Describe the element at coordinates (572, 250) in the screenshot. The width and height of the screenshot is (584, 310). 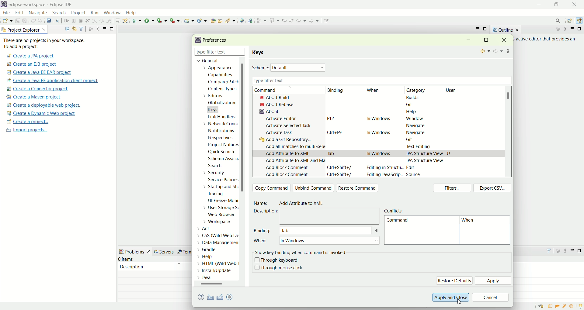
I see `minimize` at that location.